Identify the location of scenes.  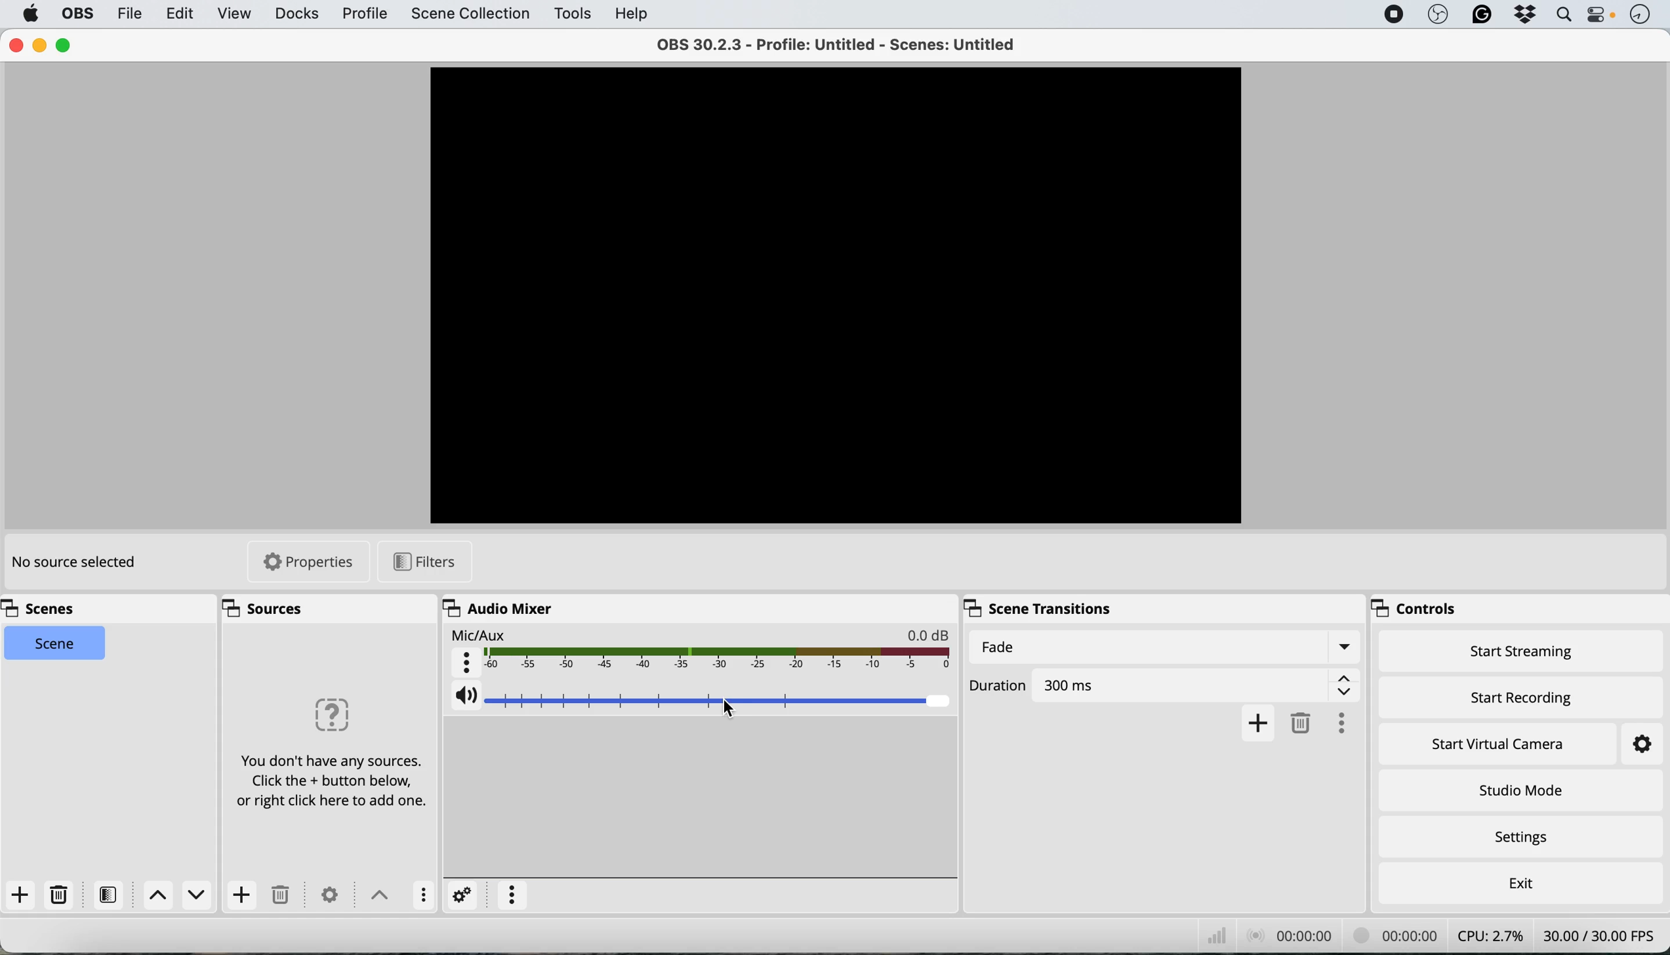
(43, 609).